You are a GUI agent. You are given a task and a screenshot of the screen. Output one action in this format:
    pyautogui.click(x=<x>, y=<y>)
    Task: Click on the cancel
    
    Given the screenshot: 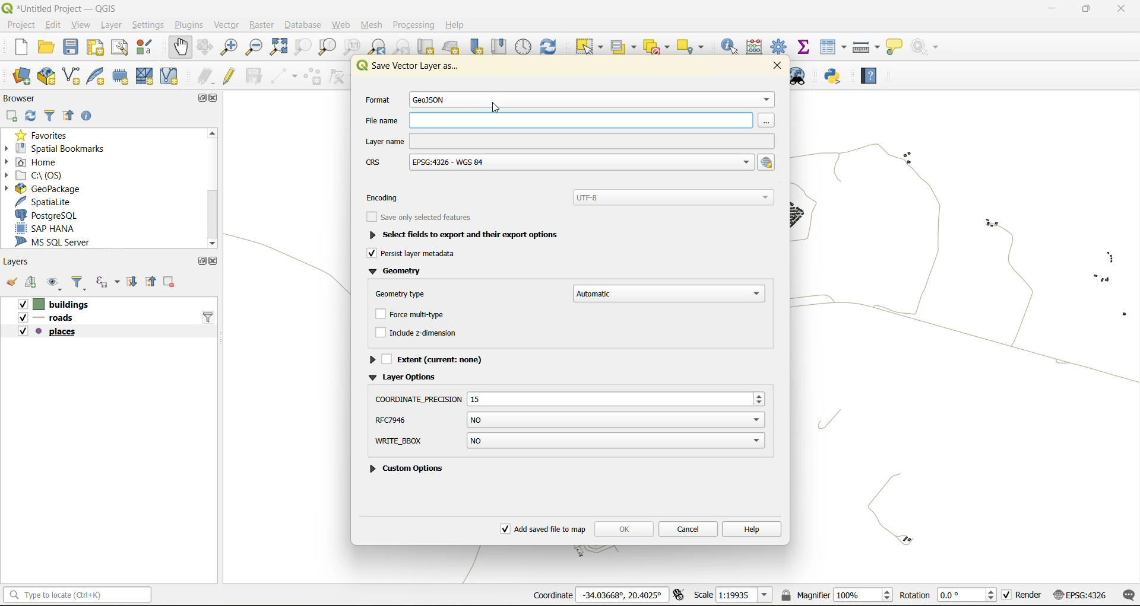 What is the action you would take?
    pyautogui.click(x=690, y=529)
    